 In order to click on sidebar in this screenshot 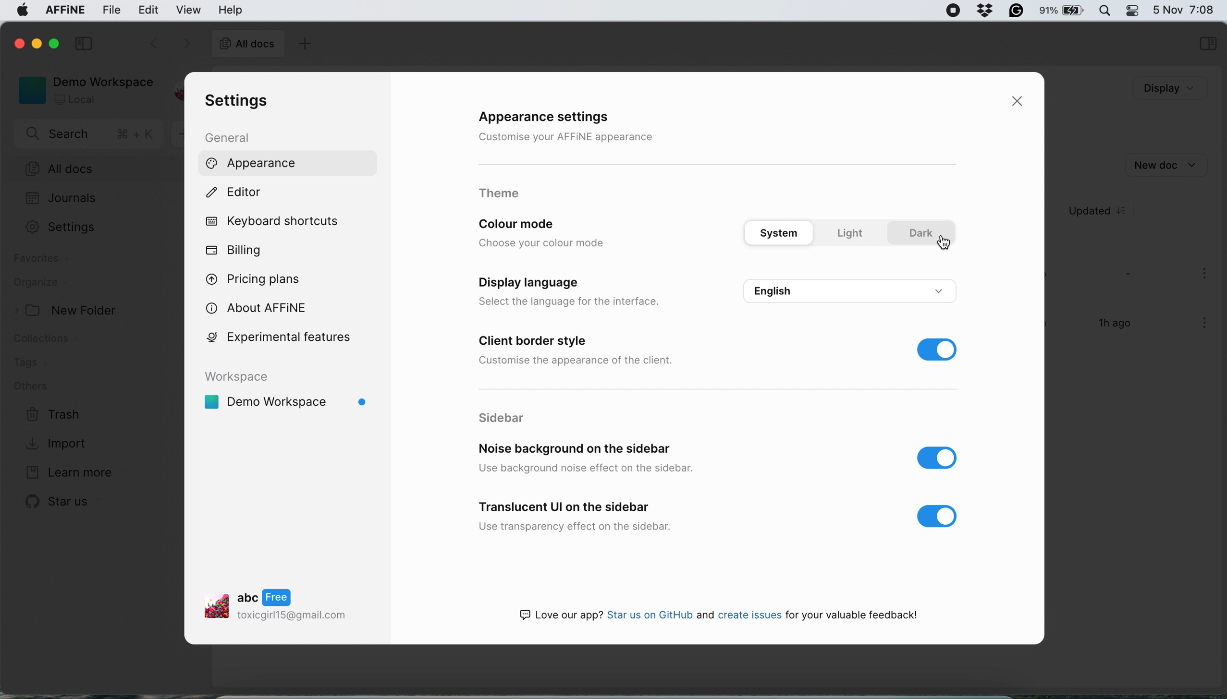, I will do `click(503, 417)`.